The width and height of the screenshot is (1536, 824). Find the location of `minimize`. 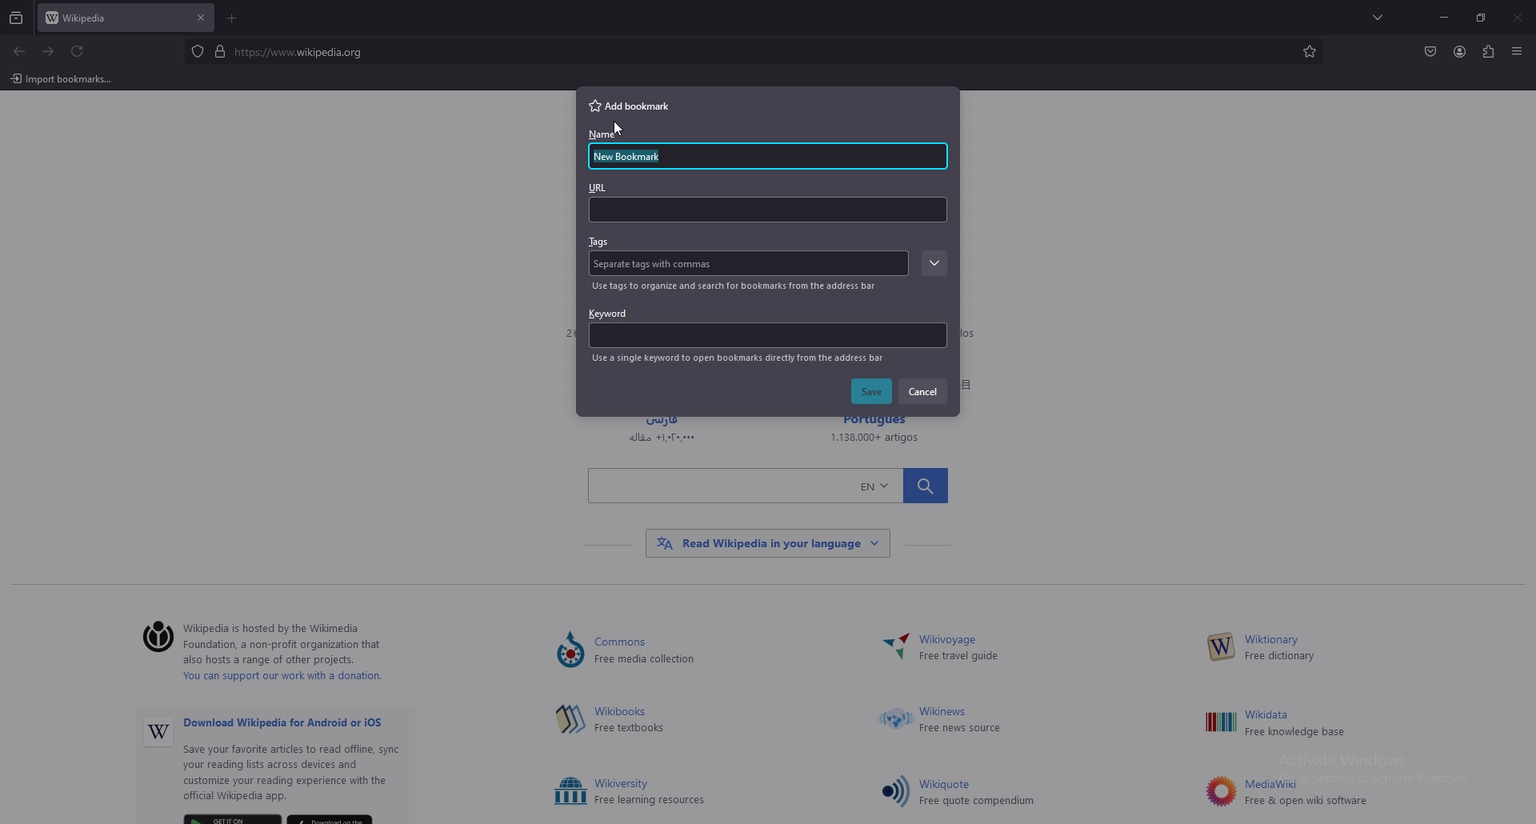

minimize is located at coordinates (1443, 17).